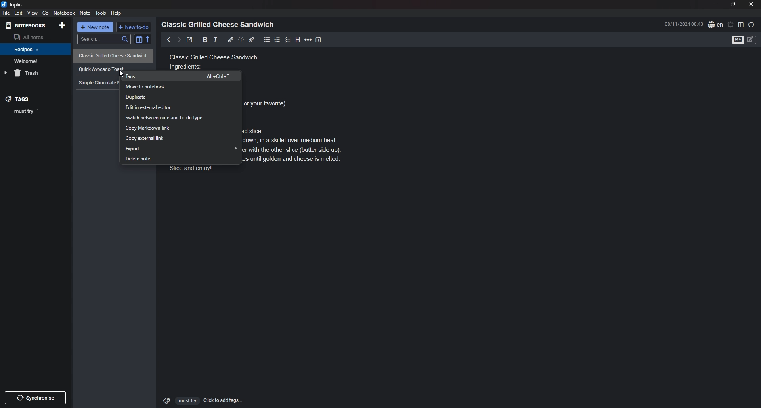 Image resolution: width=761 pixels, height=408 pixels. Describe the element at coordinates (181, 97) in the screenshot. I see `duplicate` at that location.